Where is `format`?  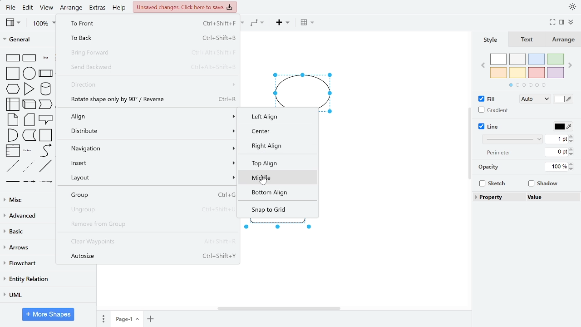
format is located at coordinates (561, 22).